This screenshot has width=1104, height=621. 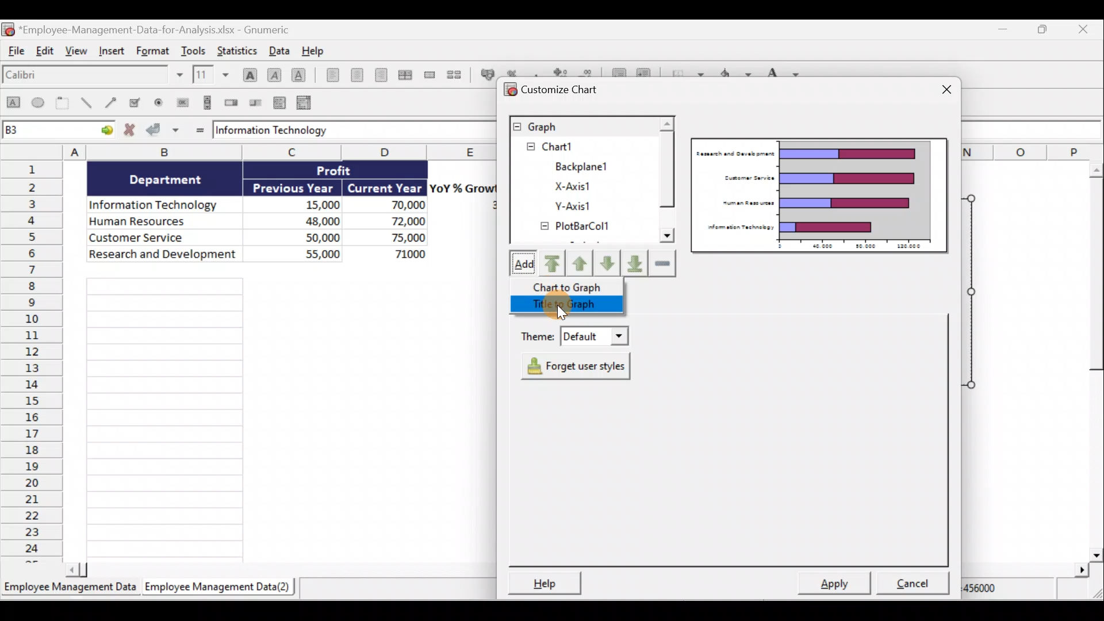 I want to click on Move downward, so click(x=636, y=264).